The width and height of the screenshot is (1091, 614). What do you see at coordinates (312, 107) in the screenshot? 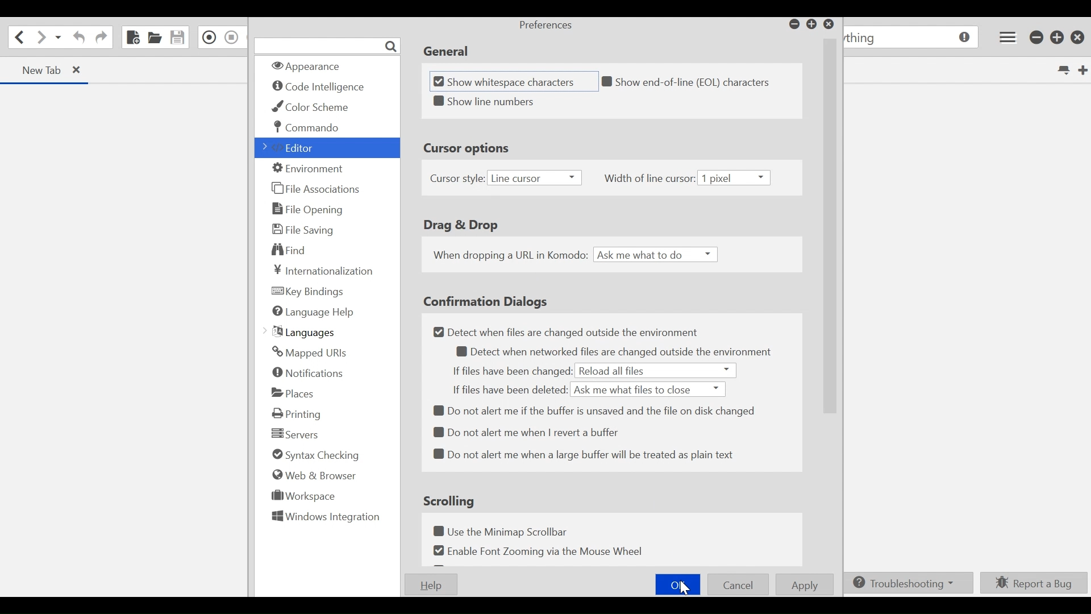
I see `Color Scheme` at bounding box center [312, 107].